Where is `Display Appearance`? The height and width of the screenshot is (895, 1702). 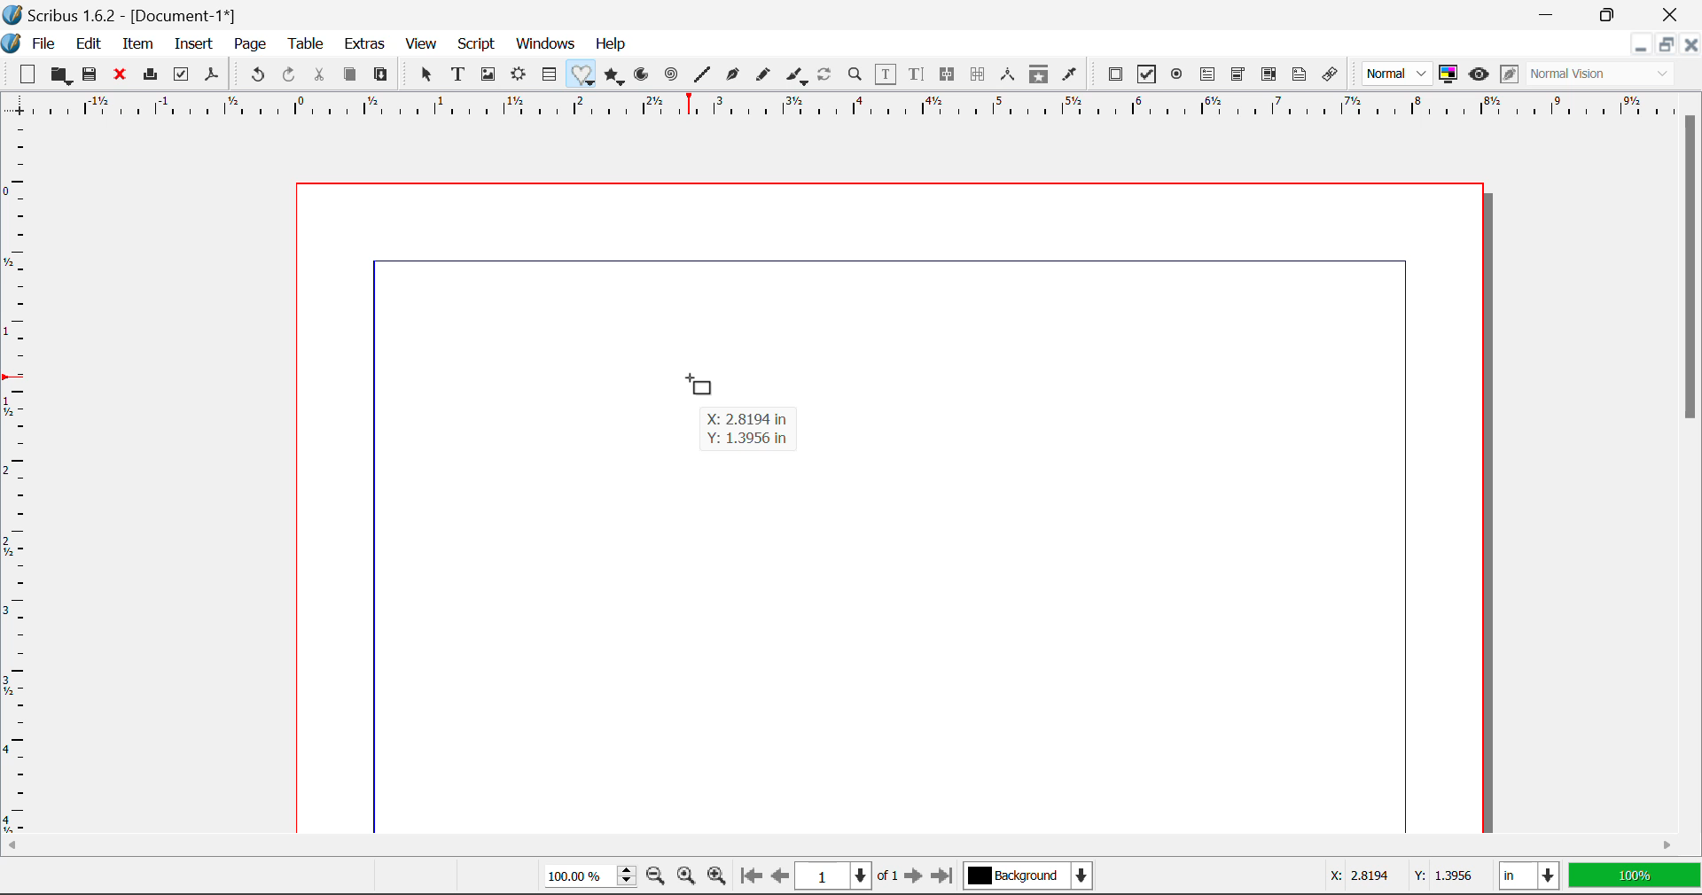
Display Appearance is located at coordinates (1634, 877).